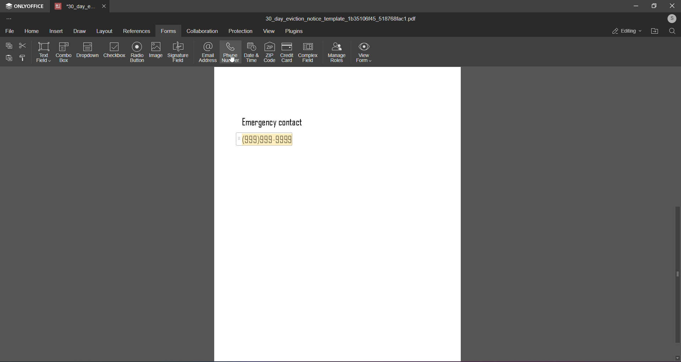 The width and height of the screenshot is (681, 362). What do you see at coordinates (267, 141) in the screenshot?
I see `write emergency contact here` at bounding box center [267, 141].